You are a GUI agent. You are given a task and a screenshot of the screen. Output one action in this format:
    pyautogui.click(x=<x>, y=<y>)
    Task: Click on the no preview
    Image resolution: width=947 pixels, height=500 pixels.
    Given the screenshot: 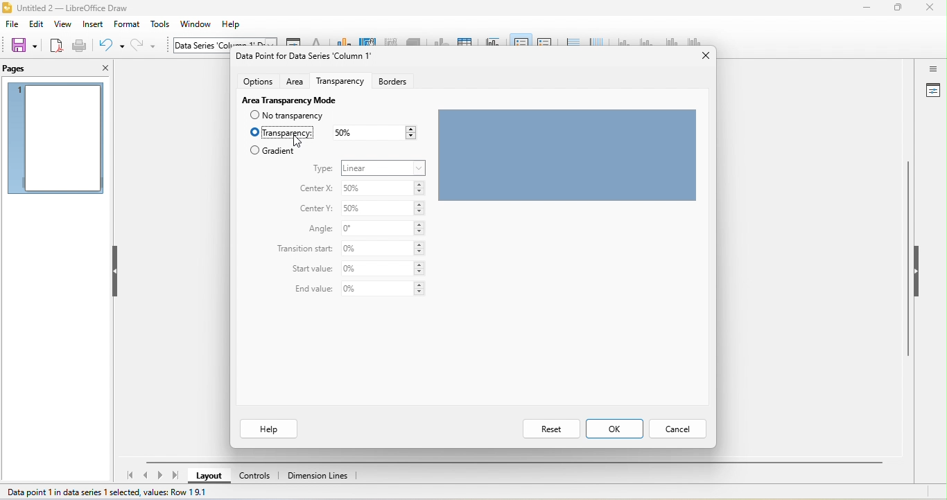 What is the action you would take?
    pyautogui.click(x=56, y=139)
    